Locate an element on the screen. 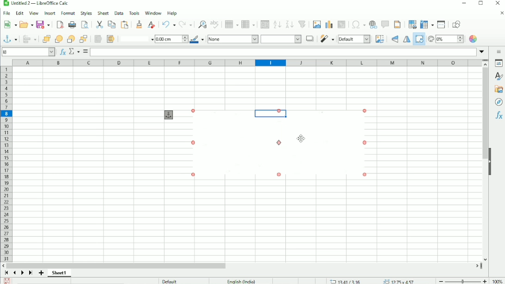 The height and width of the screenshot is (284, 505). Navigator is located at coordinates (499, 103).